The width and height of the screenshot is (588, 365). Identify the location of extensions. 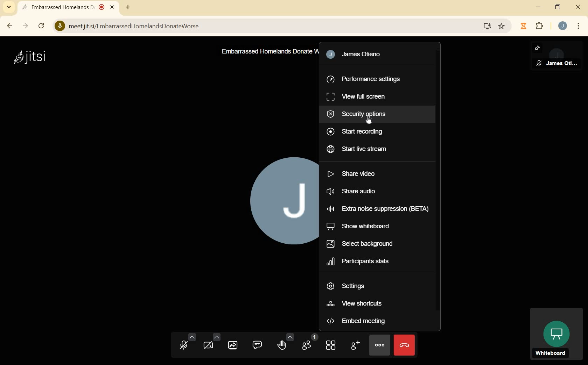
(539, 27).